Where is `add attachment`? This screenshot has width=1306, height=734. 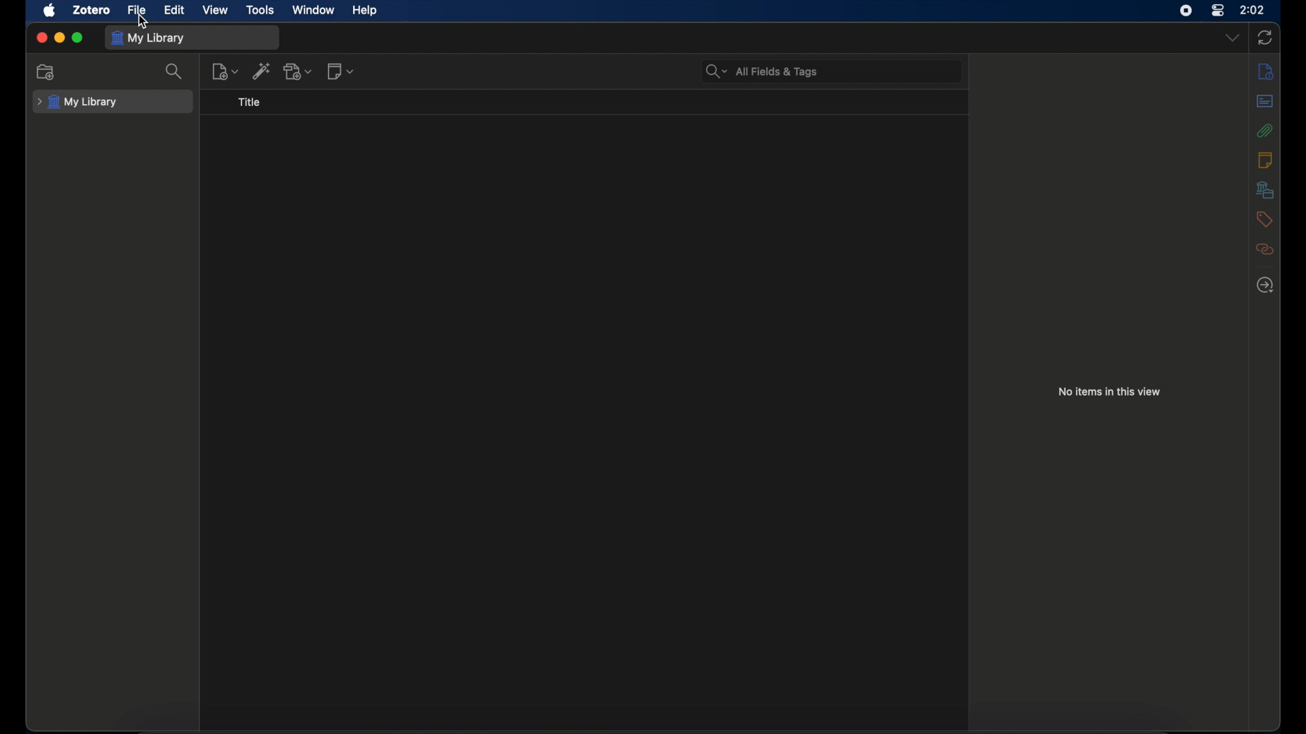
add attachment is located at coordinates (299, 71).